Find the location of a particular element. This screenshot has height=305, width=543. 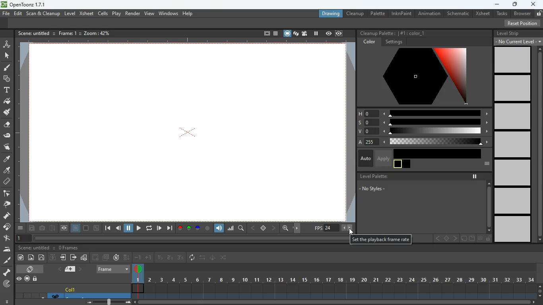

brush is located at coordinates (6, 112).